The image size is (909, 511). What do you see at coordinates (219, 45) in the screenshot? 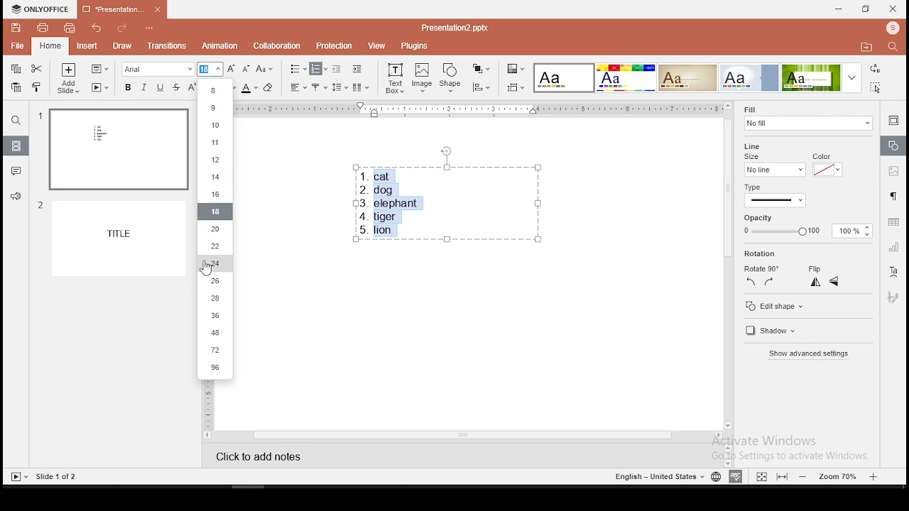
I see `animation` at bounding box center [219, 45].